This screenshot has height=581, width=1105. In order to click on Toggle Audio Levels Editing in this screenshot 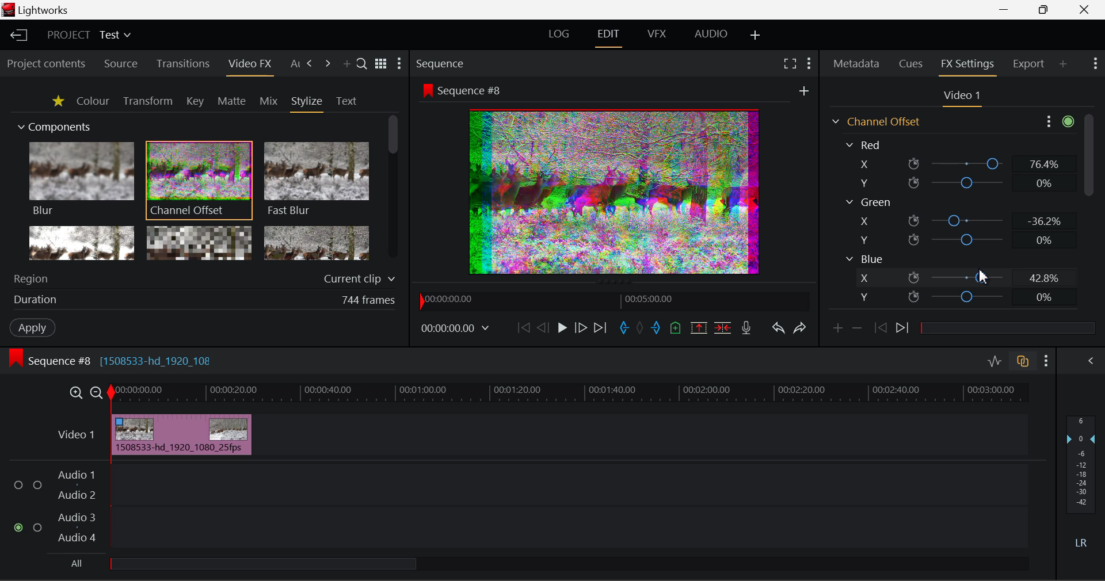, I will do `click(996, 362)`.